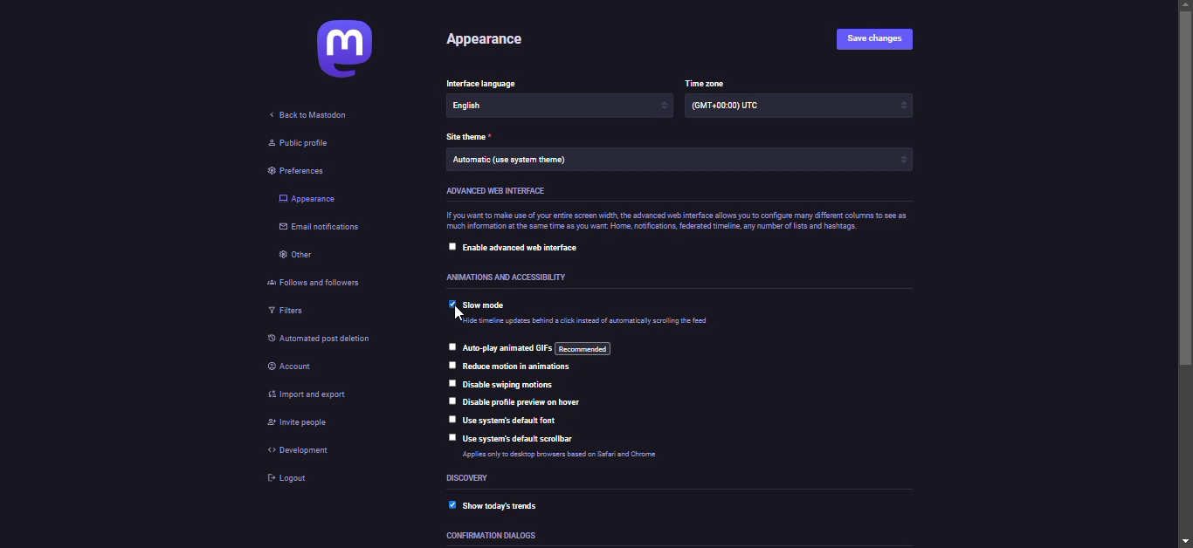 The image size is (1193, 548). I want to click on auto-play animated GIFs: recommended, so click(535, 349).